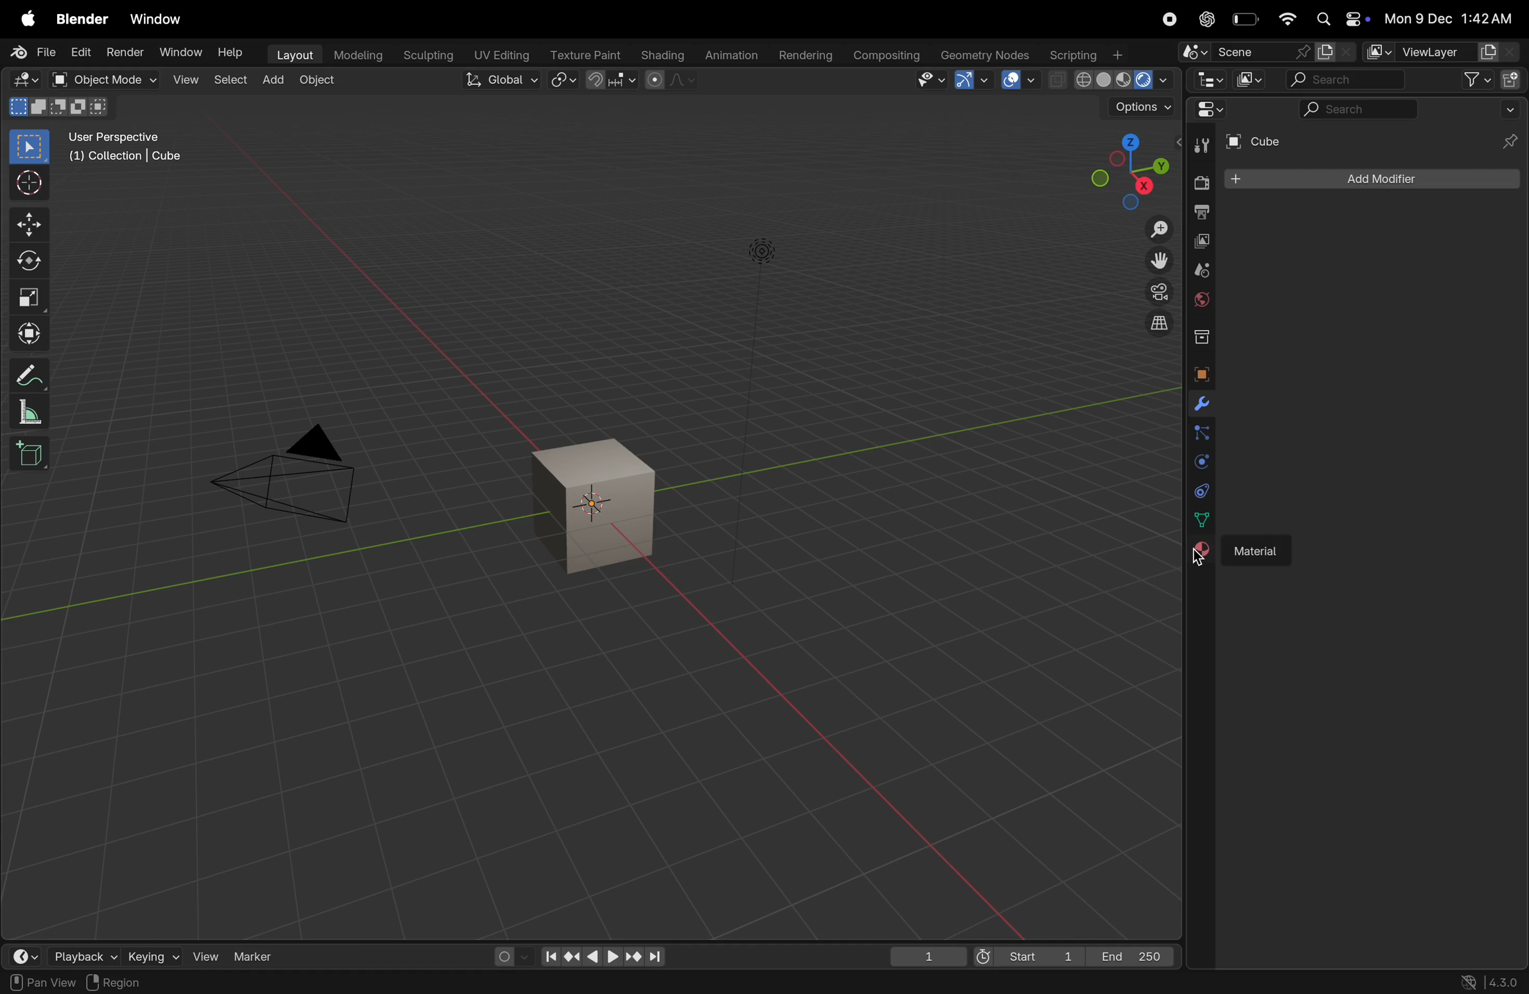 The height and width of the screenshot is (994, 1529). Describe the element at coordinates (764, 253) in the screenshot. I see `Lights` at that location.